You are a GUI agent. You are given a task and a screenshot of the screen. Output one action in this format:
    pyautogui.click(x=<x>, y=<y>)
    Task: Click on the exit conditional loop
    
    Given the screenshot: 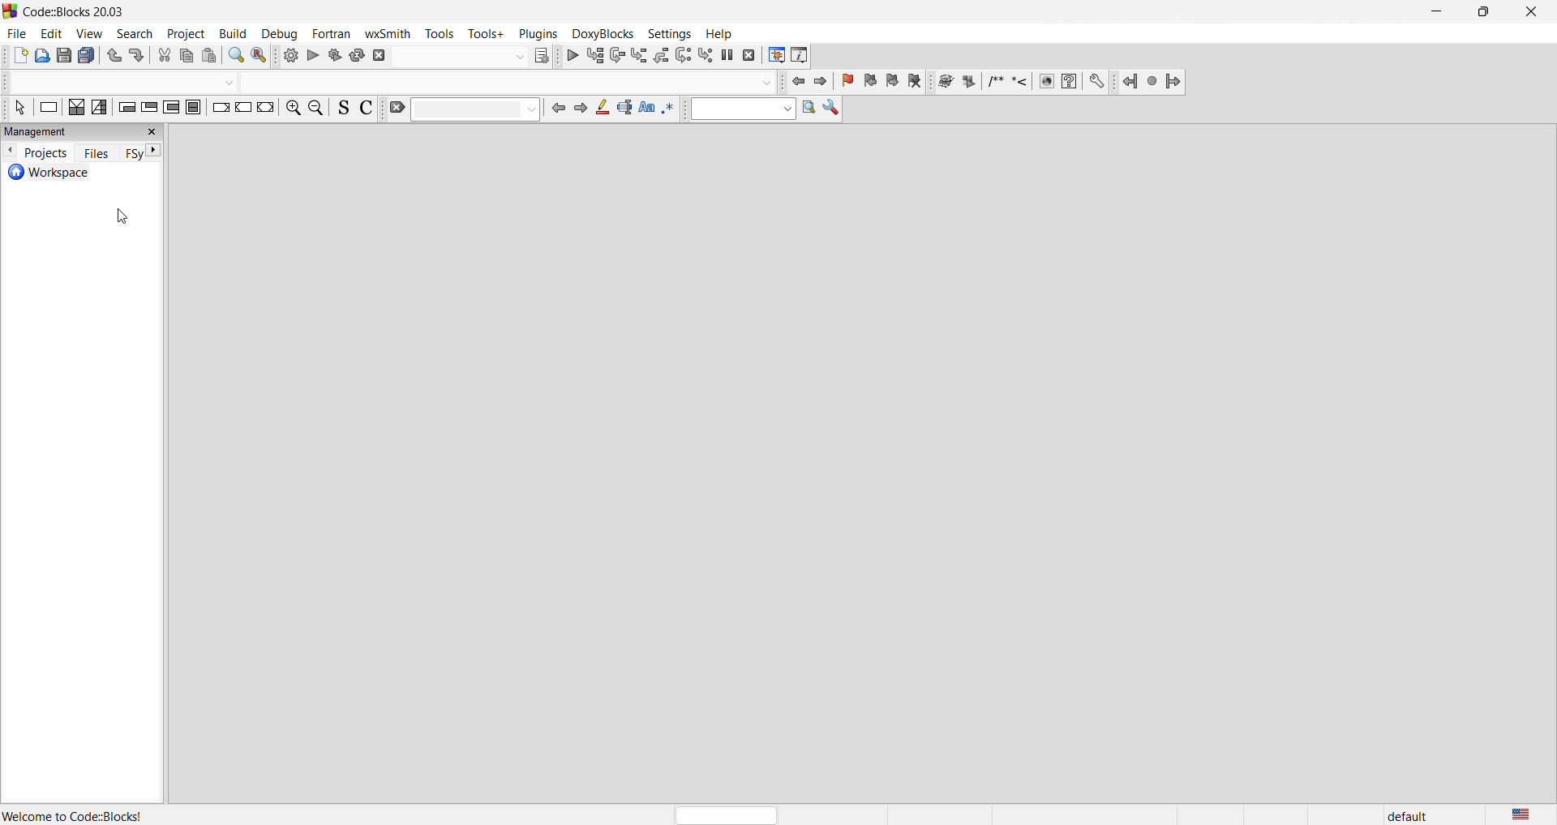 What is the action you would take?
    pyautogui.click(x=150, y=108)
    